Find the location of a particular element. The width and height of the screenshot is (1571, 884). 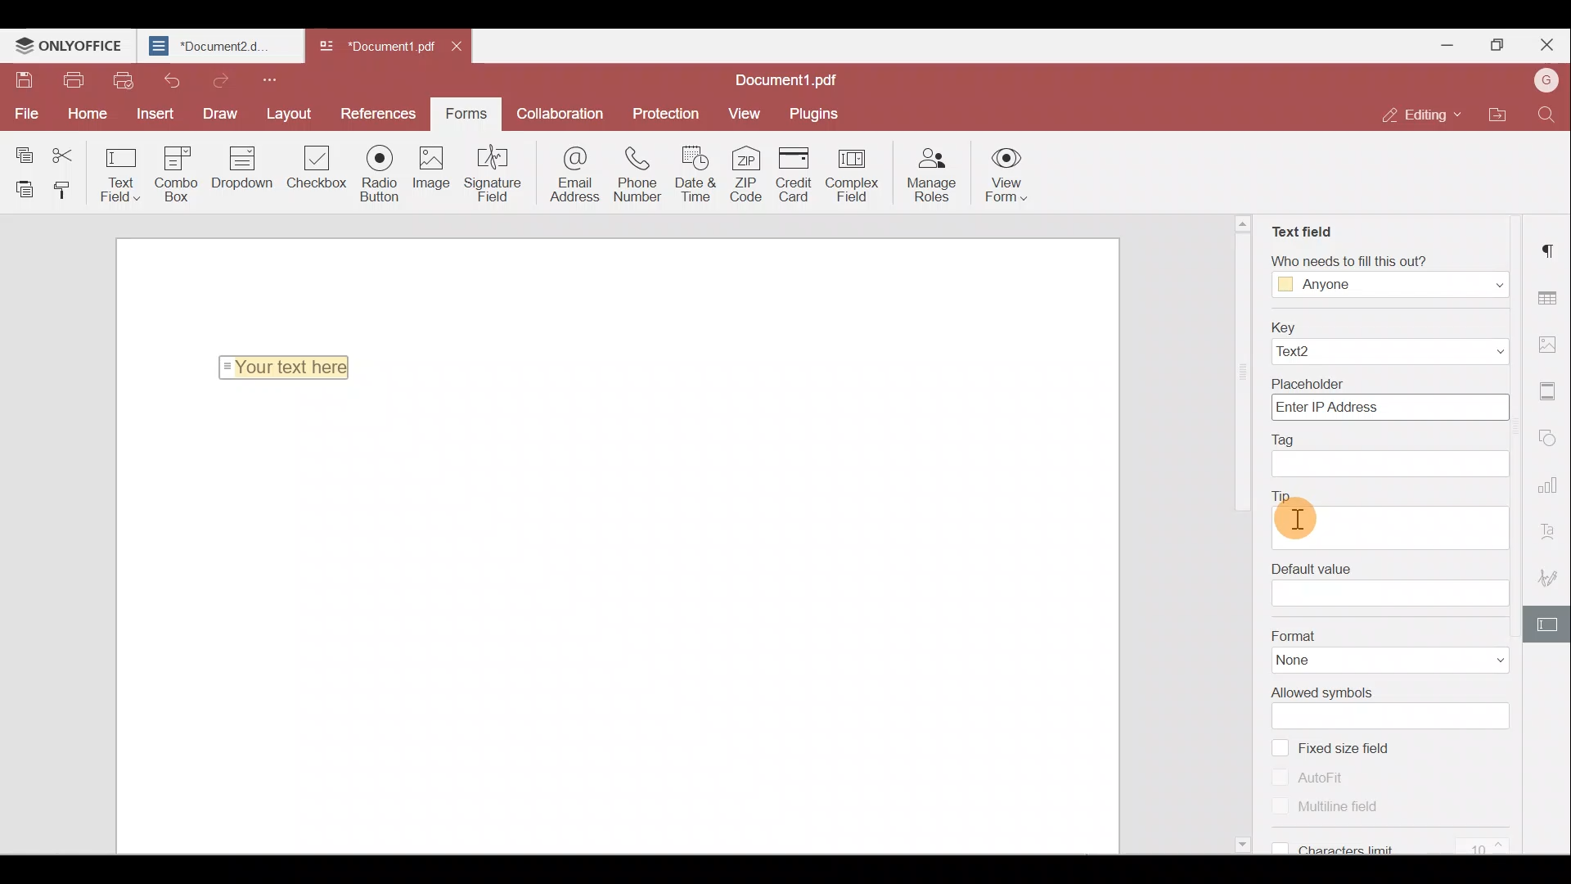

Shapes settings is located at coordinates (1551, 439).